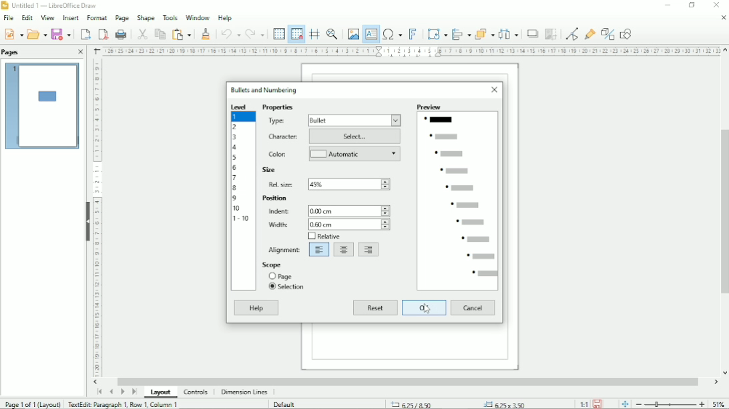 The image size is (729, 409). What do you see at coordinates (608, 33) in the screenshot?
I see `Toggle extrusion` at bounding box center [608, 33].